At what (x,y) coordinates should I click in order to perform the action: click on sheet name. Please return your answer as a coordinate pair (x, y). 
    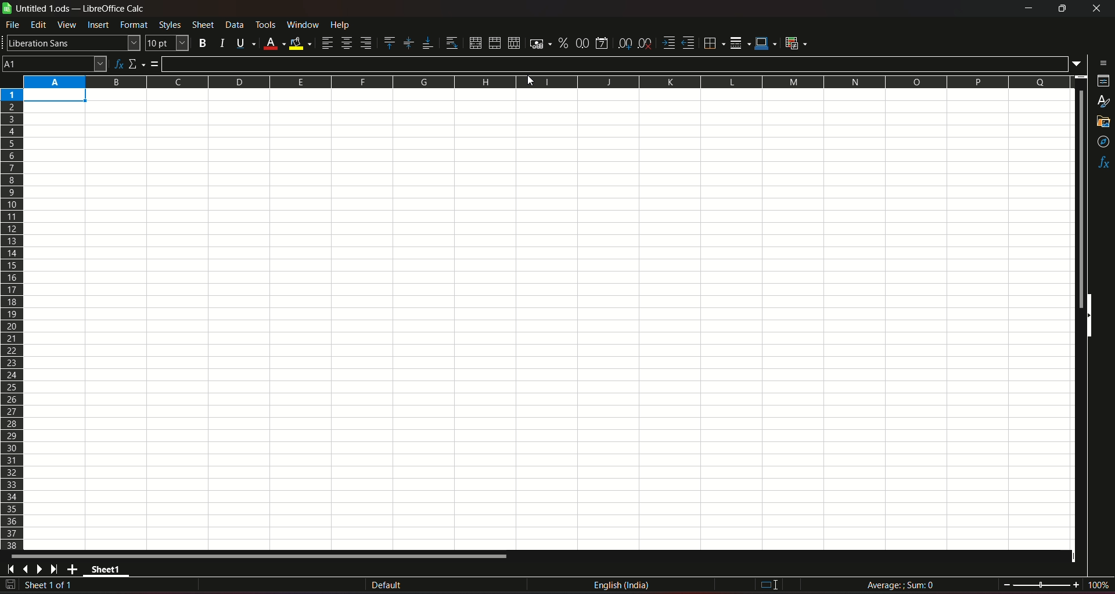
    Looking at the image, I should click on (108, 571).